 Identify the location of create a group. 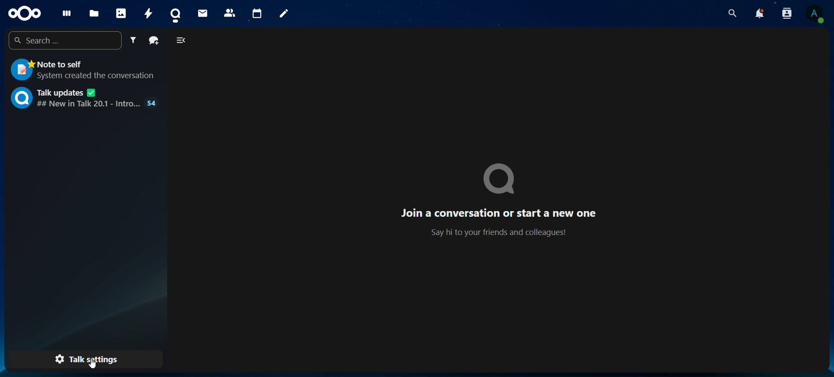
(155, 41).